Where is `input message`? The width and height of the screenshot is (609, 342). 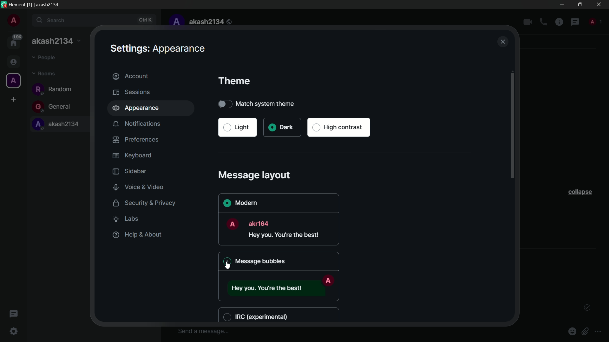 input message is located at coordinates (203, 331).